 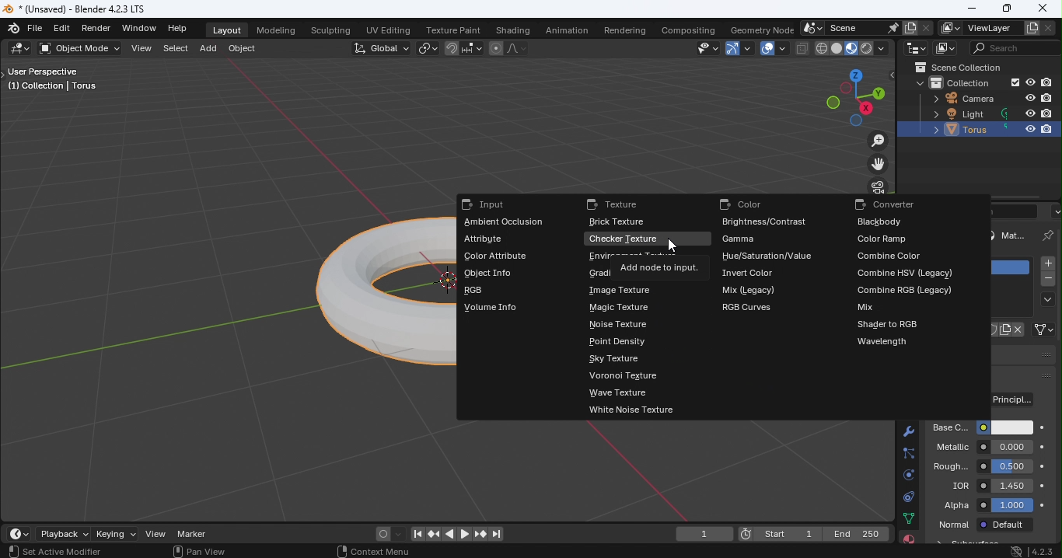 What do you see at coordinates (374, 551) in the screenshot?
I see `Context menu` at bounding box center [374, 551].